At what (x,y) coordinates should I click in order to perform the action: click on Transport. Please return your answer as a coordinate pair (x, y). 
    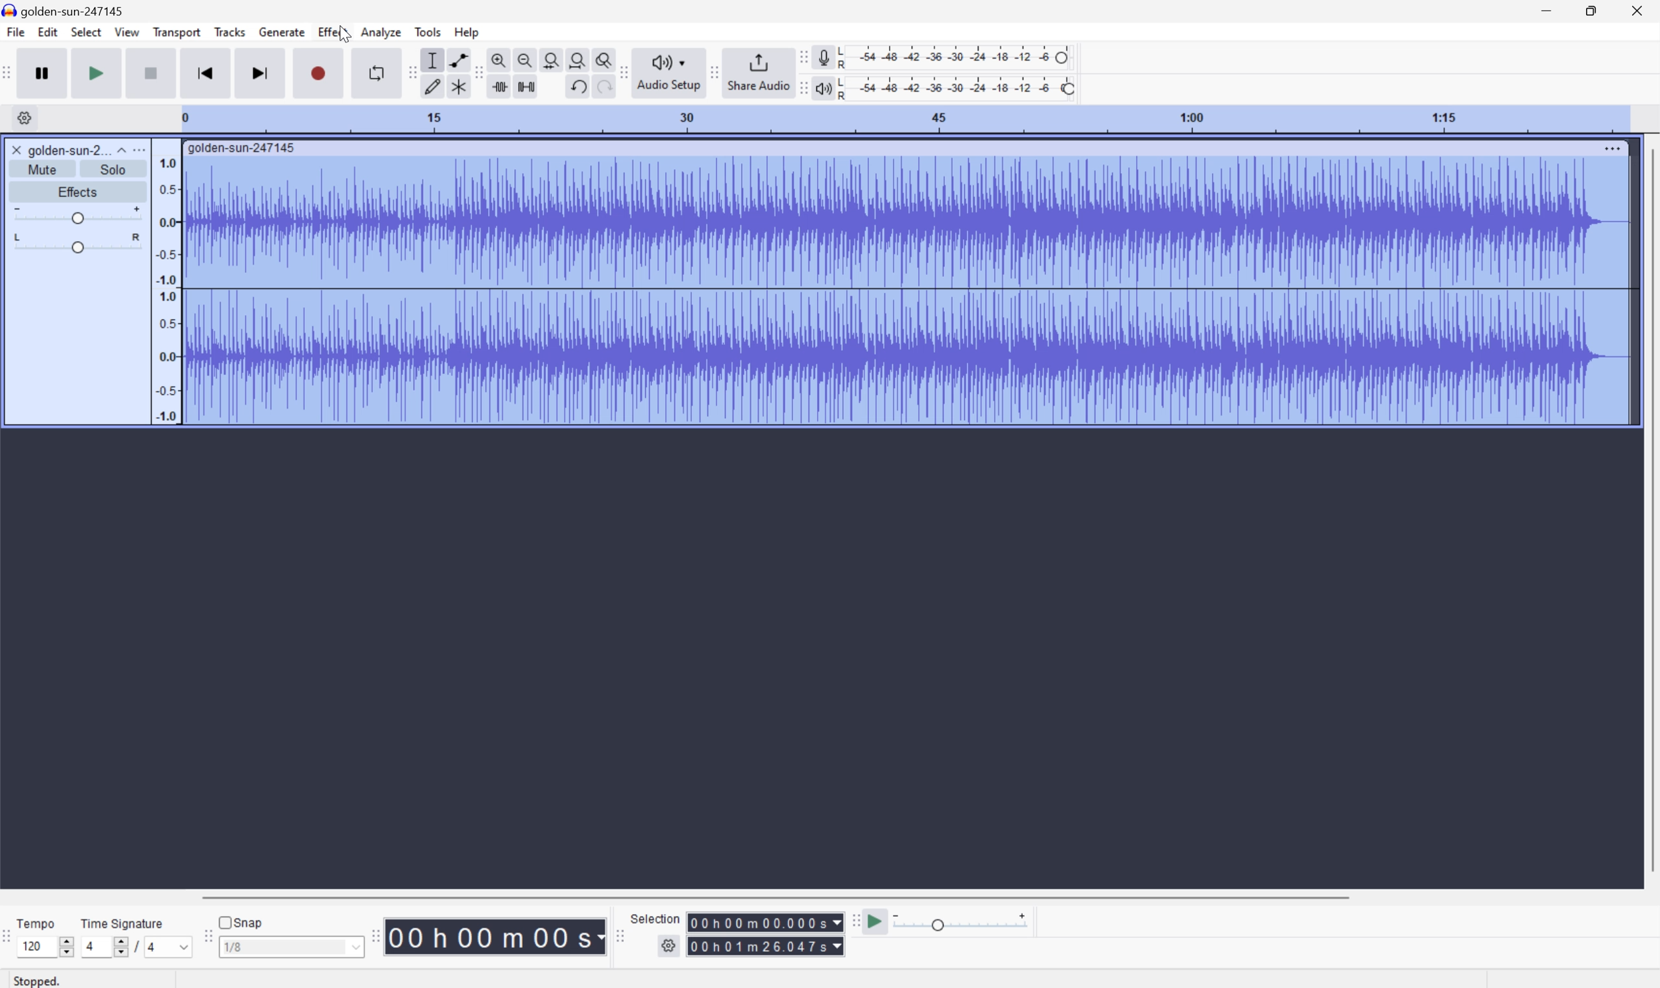
    Looking at the image, I should click on (178, 33).